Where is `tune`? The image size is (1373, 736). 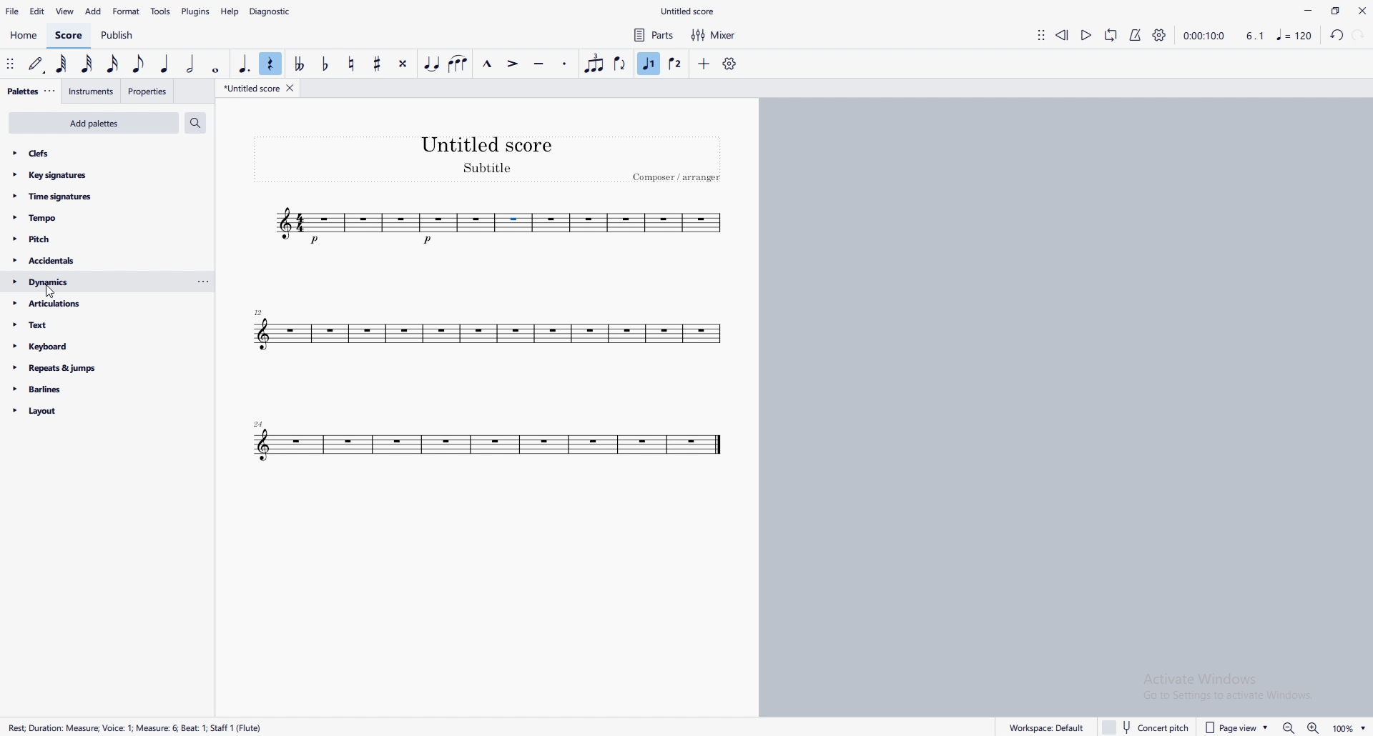 tune is located at coordinates (491, 444).